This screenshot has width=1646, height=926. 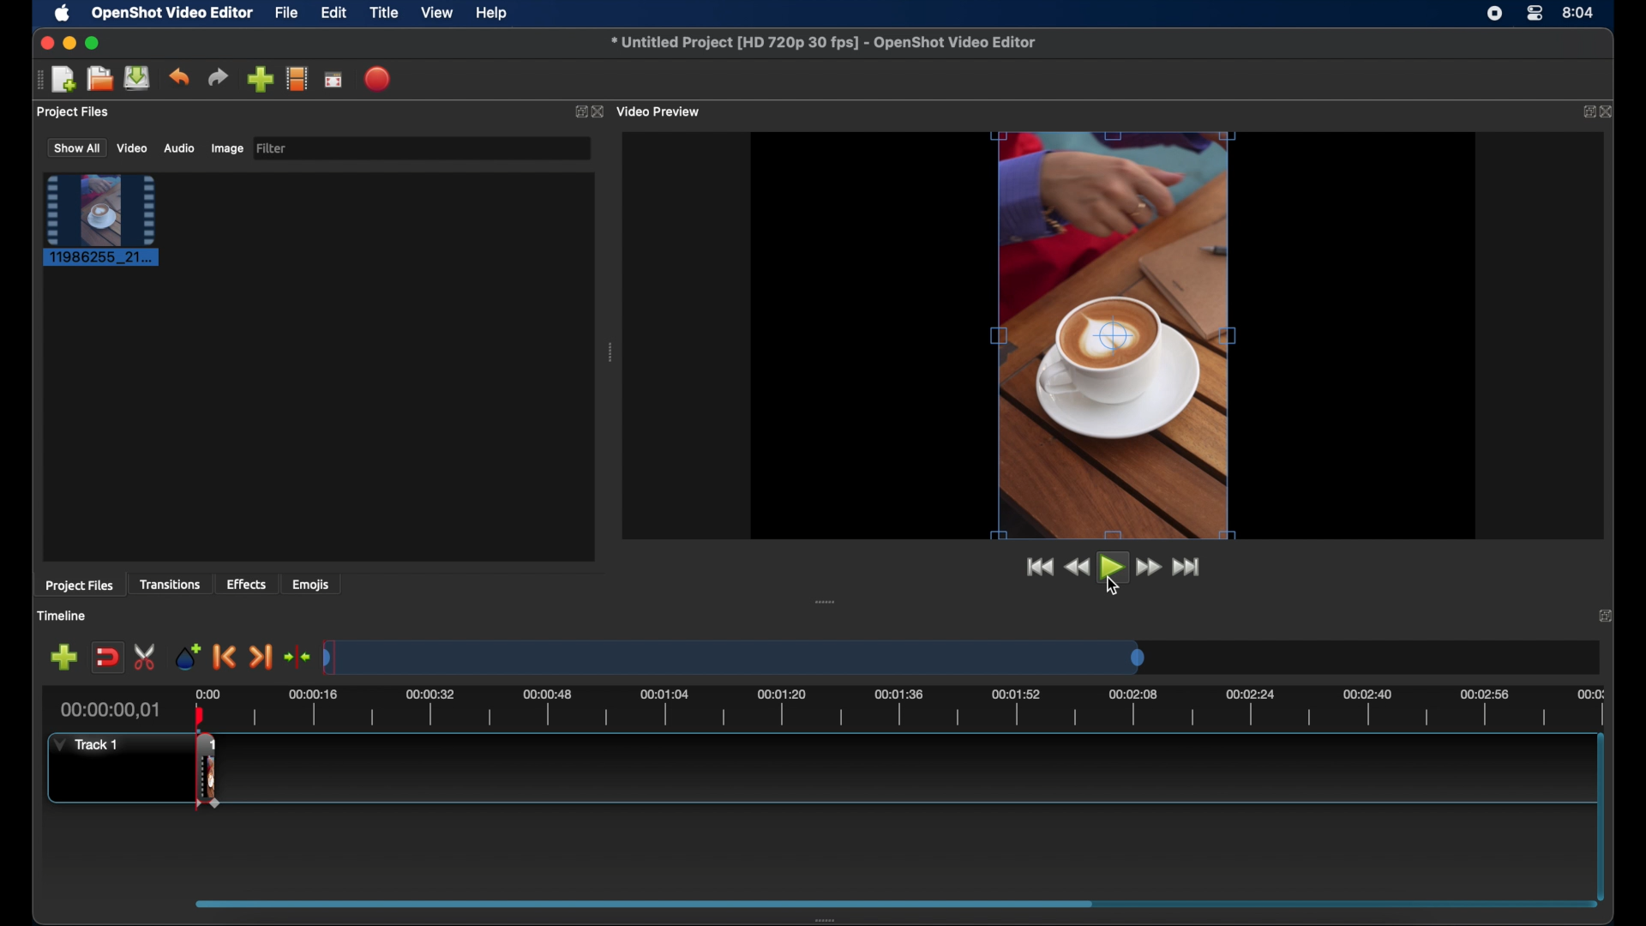 I want to click on project file, so click(x=102, y=220).